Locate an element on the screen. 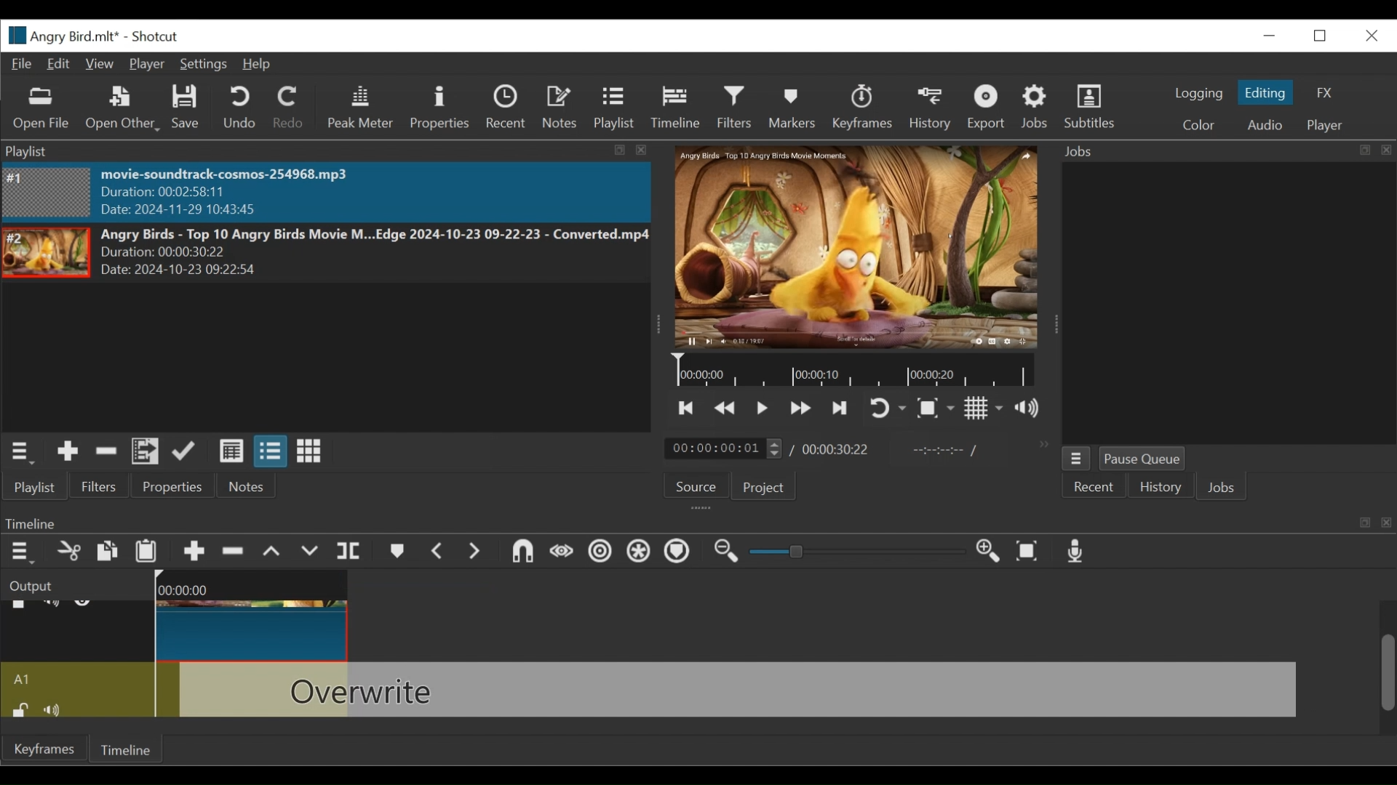 The image size is (1397, 785). Toggle play or pause is located at coordinates (763, 408).